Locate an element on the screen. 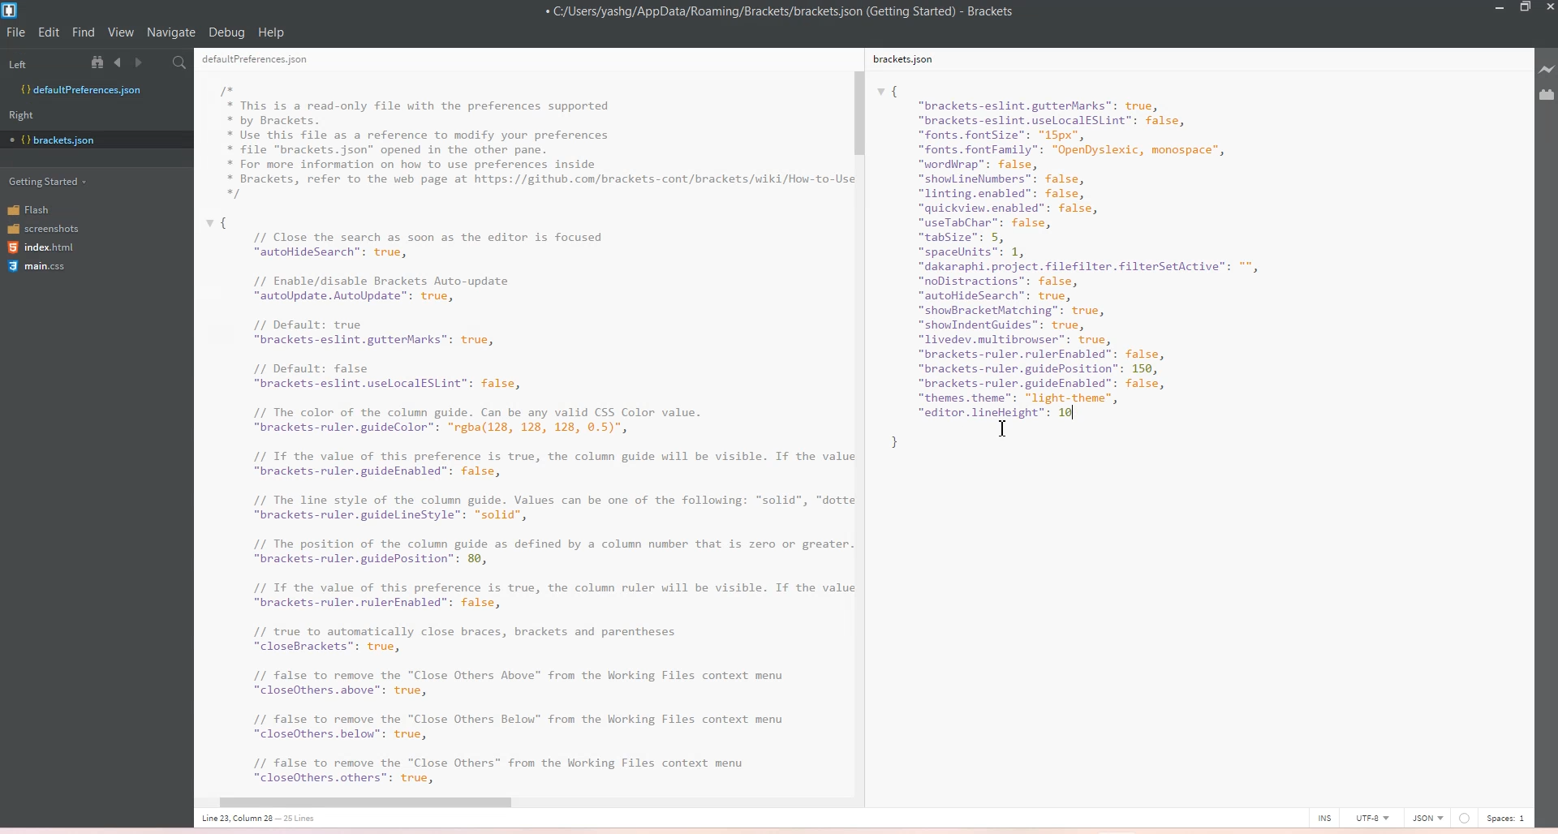 This screenshot has width=1558, height=834. INS is located at coordinates (1324, 817).